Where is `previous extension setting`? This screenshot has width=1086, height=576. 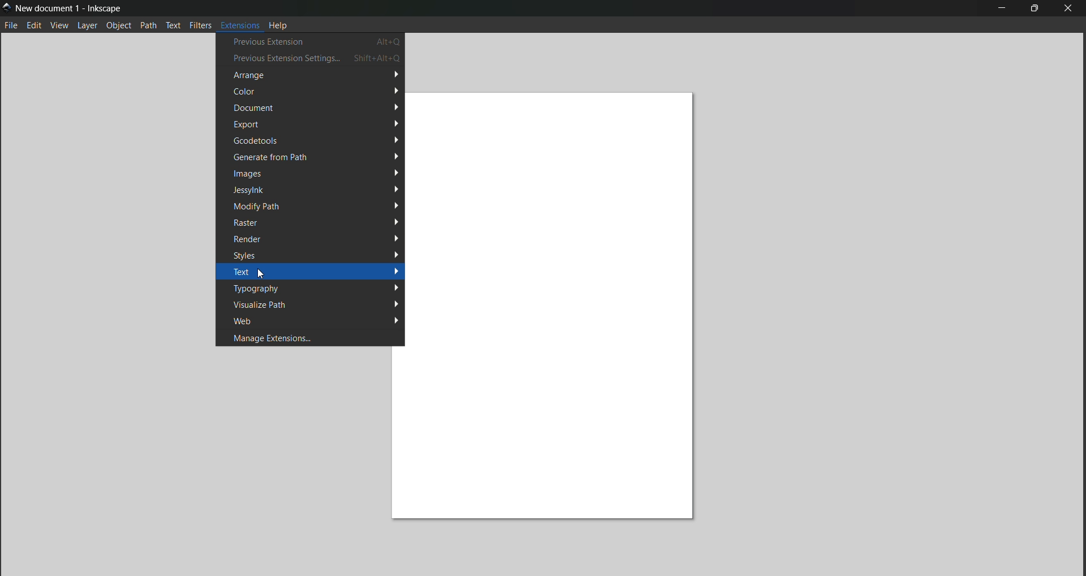
previous extension setting is located at coordinates (311, 58).